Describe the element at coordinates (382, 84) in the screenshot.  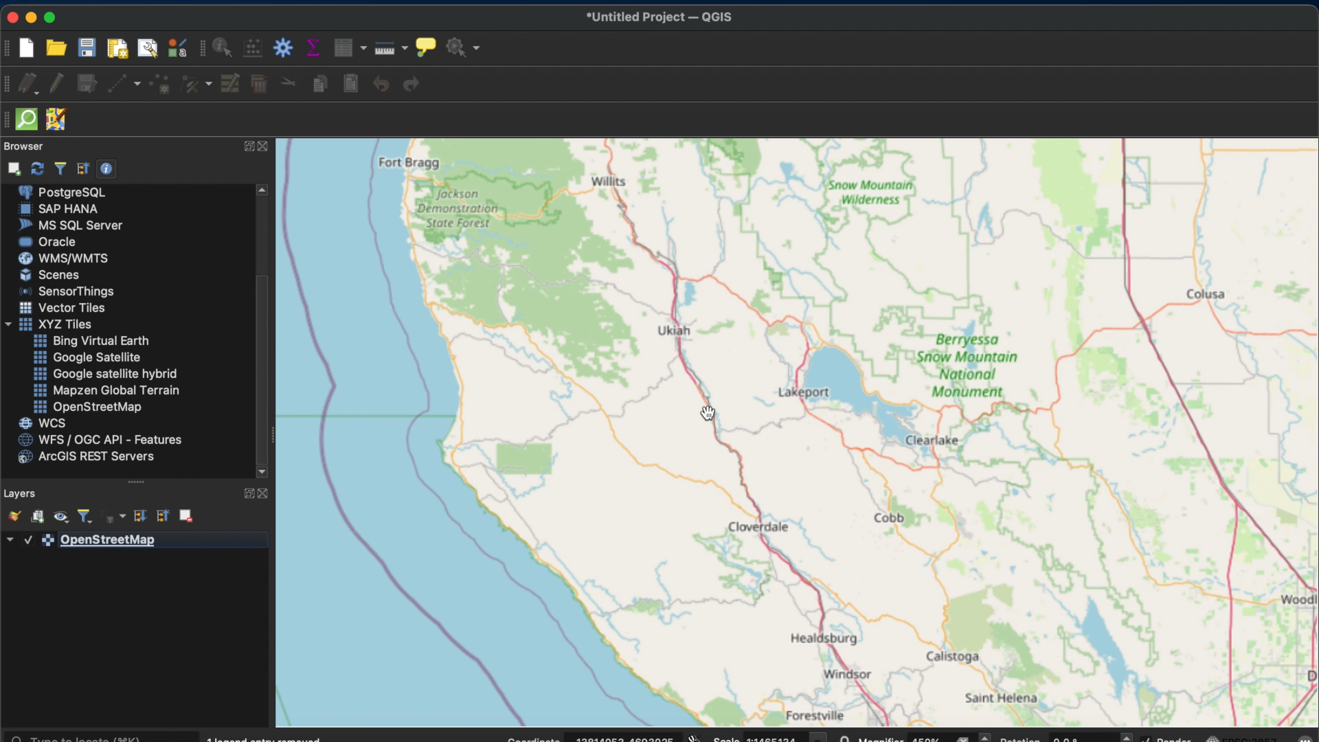
I see `undo` at that location.